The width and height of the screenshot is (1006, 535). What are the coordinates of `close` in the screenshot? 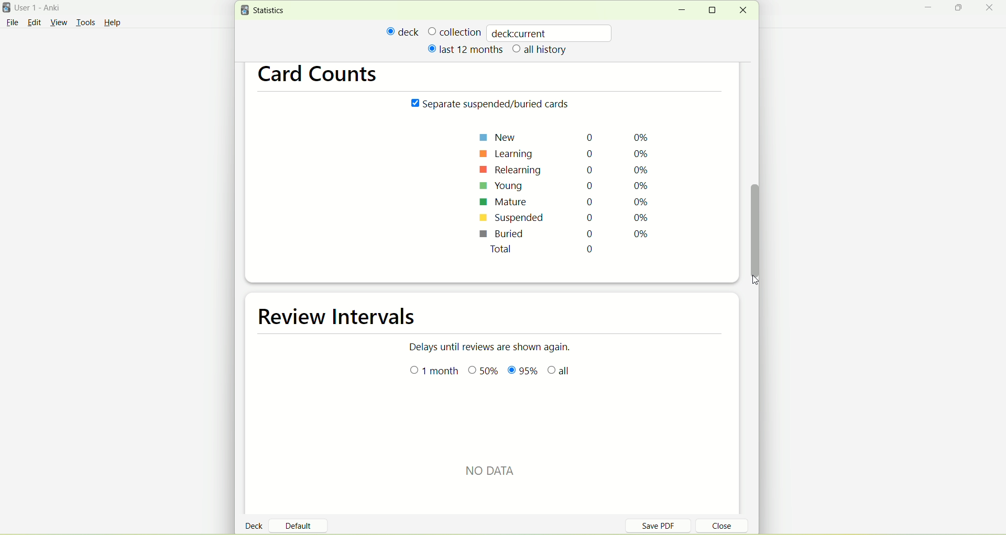 It's located at (716, 527).